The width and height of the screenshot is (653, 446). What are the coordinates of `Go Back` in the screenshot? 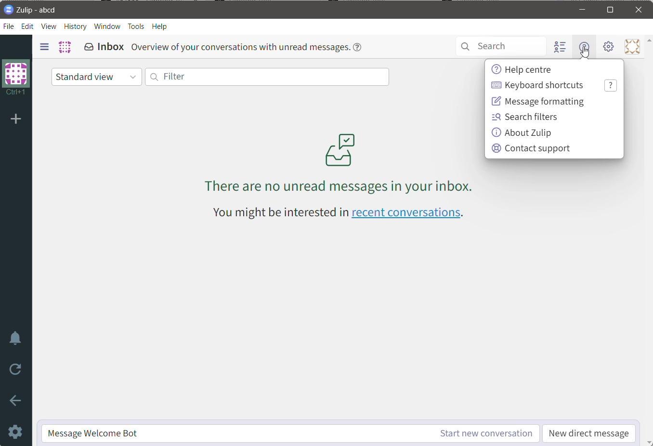 It's located at (16, 401).